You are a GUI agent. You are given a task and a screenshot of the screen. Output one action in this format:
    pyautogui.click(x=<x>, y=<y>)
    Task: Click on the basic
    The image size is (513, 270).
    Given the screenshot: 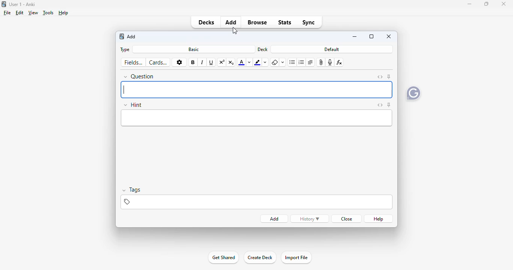 What is the action you would take?
    pyautogui.click(x=194, y=49)
    